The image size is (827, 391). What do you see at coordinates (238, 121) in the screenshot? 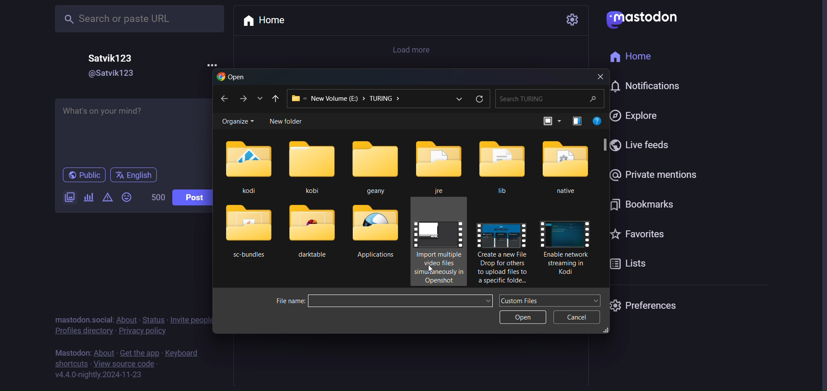
I see `organize` at bounding box center [238, 121].